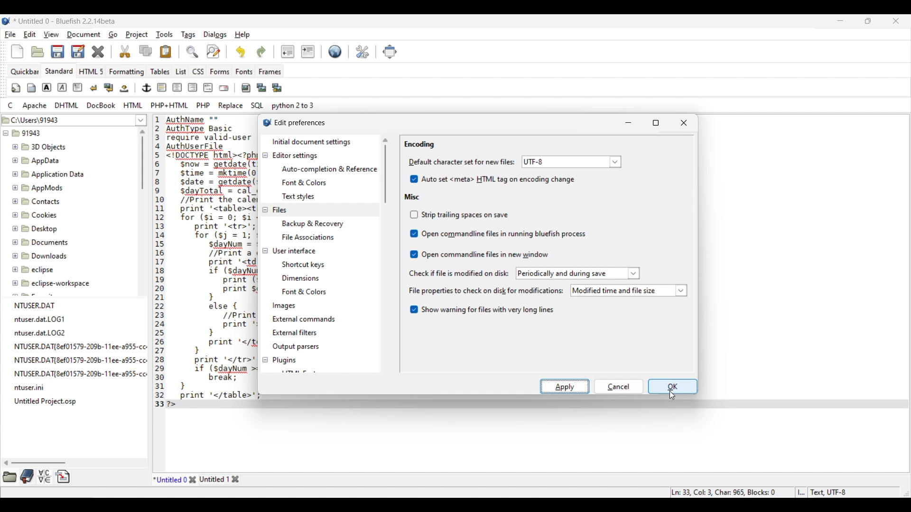 The height and width of the screenshot is (512, 911). What do you see at coordinates (685, 122) in the screenshot?
I see `Close` at bounding box center [685, 122].